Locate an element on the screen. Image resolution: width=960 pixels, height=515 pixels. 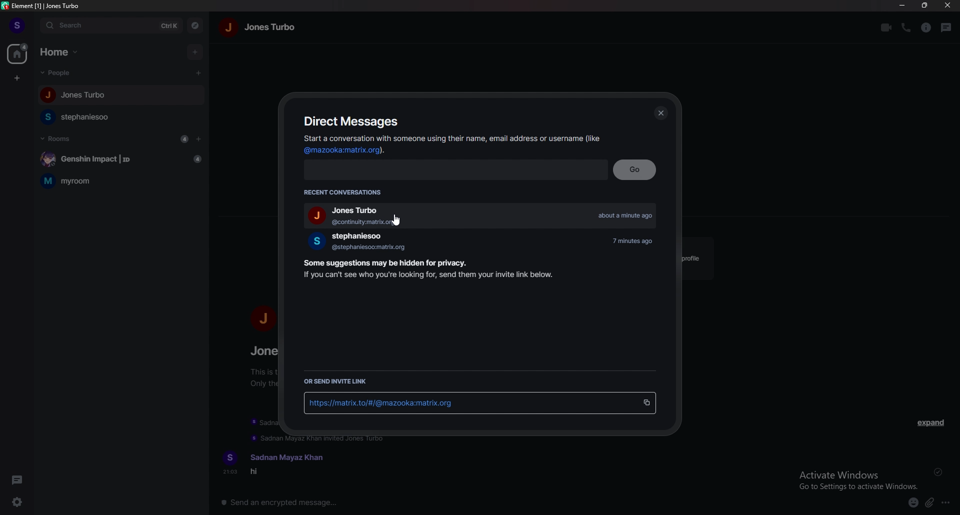
send an encrypted message is located at coordinates (286, 502).